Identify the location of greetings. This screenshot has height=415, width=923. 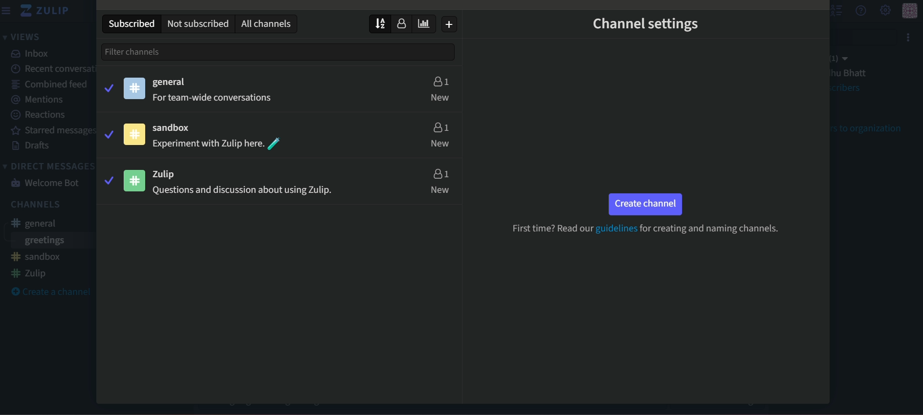
(43, 241).